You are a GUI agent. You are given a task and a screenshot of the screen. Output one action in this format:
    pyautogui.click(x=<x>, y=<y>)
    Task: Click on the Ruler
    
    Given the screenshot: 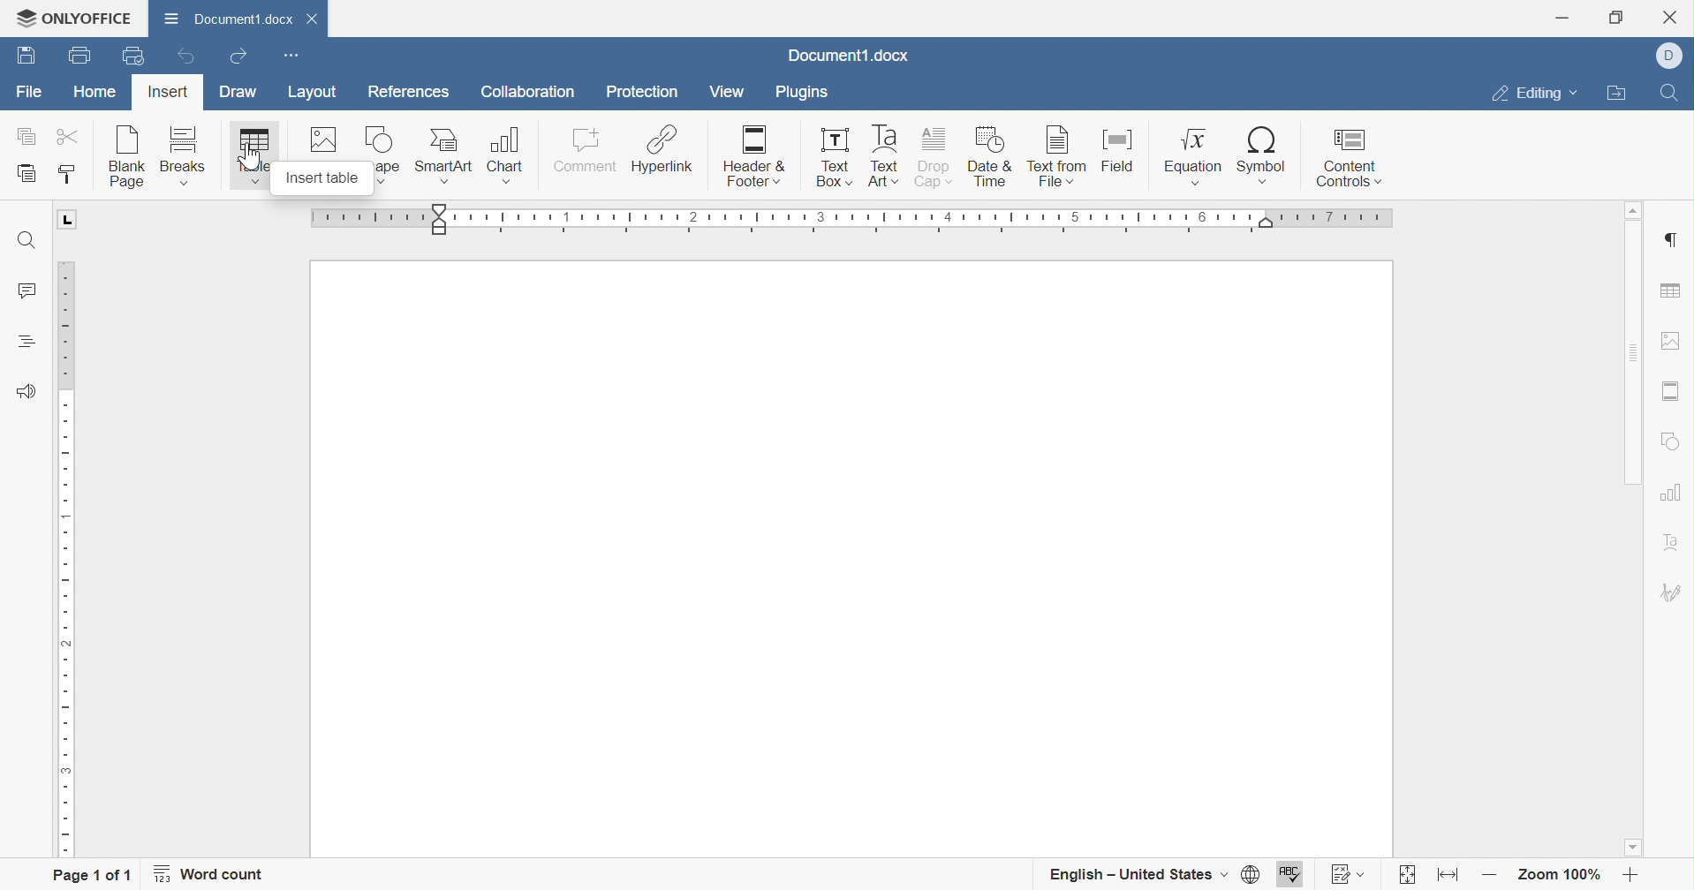 What is the action you would take?
    pyautogui.click(x=853, y=215)
    